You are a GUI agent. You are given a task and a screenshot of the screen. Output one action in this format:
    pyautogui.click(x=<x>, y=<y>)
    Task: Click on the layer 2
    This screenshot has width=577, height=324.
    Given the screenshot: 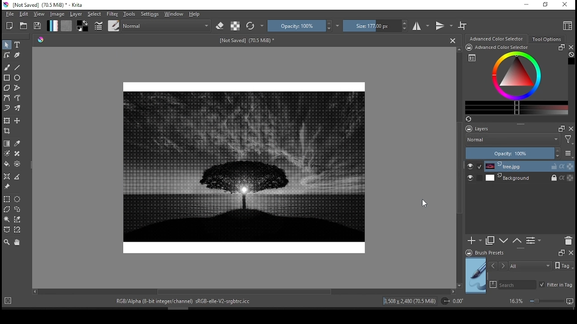 What is the action you would take?
    pyautogui.click(x=528, y=178)
    